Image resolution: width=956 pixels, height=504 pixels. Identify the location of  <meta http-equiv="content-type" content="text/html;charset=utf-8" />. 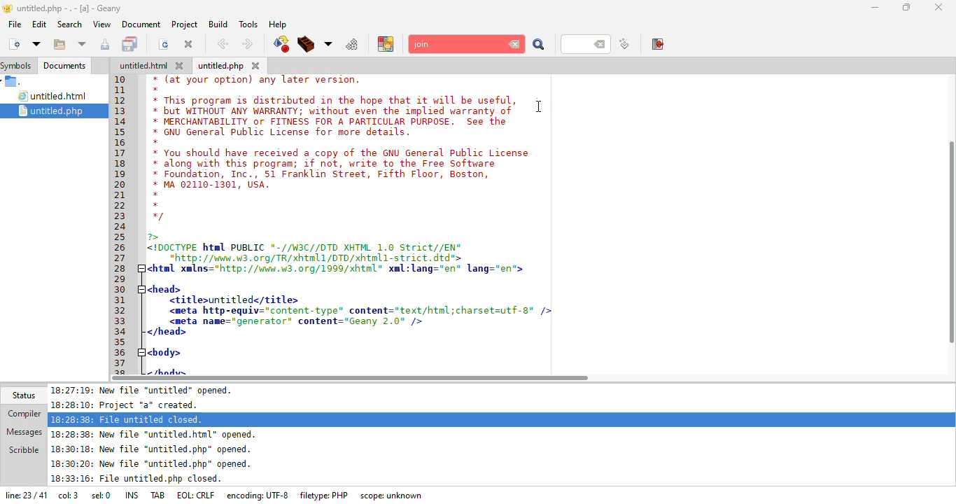
(359, 310).